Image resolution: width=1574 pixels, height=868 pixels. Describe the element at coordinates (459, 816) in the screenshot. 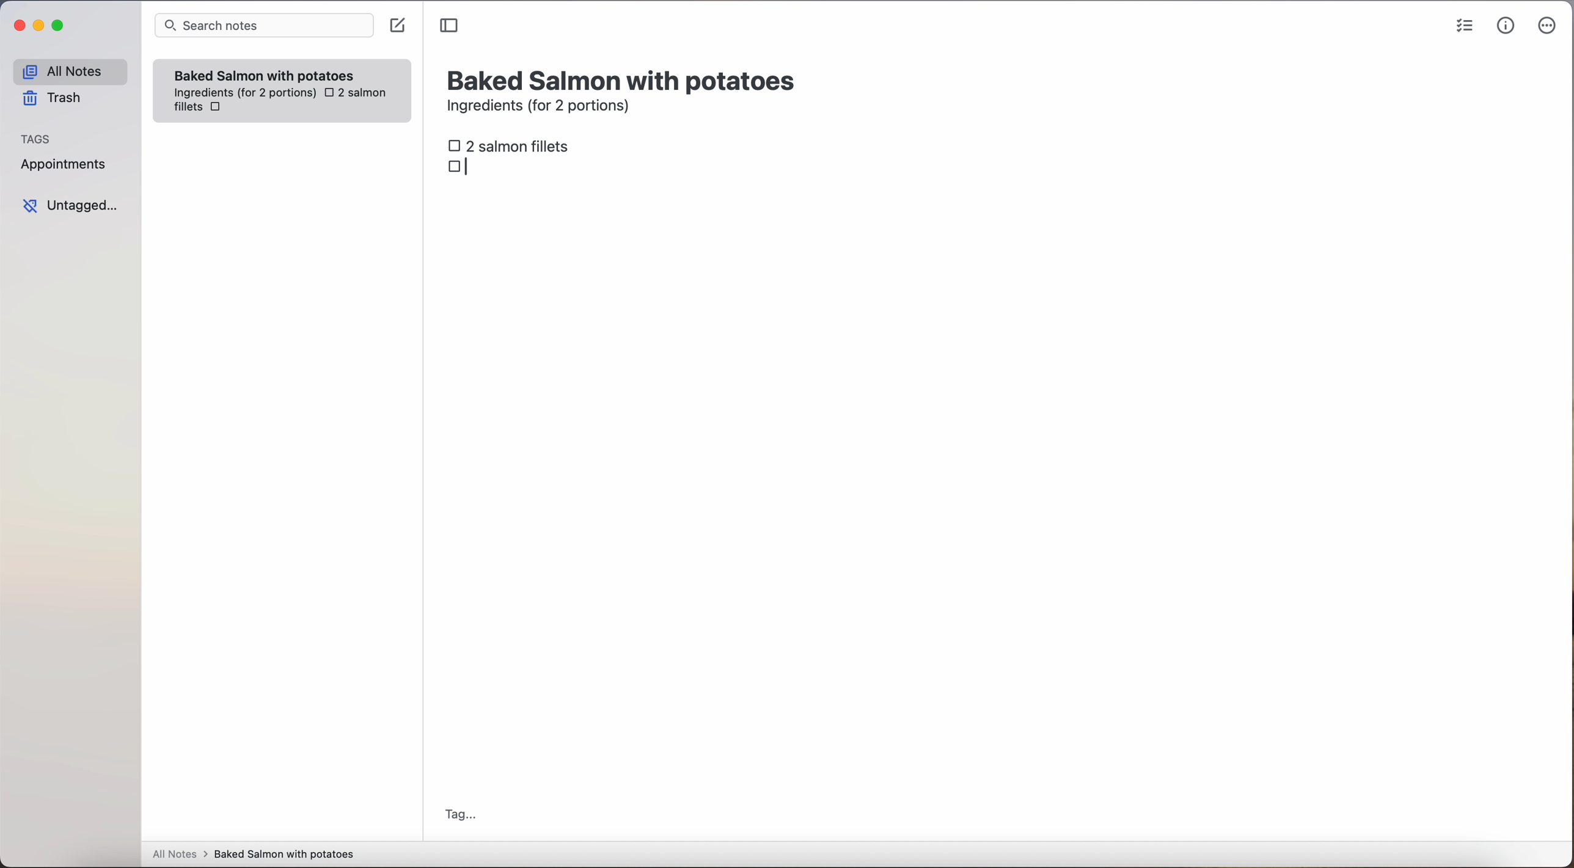

I see `tag` at that location.